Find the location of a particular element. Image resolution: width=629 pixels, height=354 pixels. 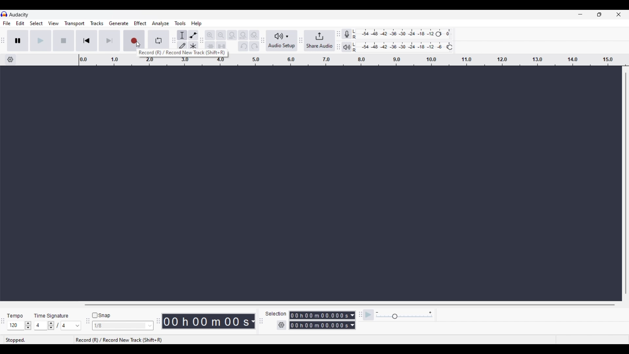

4 is located at coordinates (71, 325).